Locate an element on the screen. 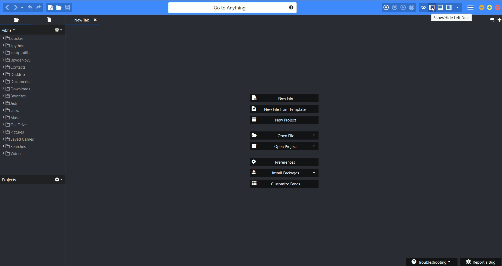 The height and width of the screenshot is (266, 502). new project is located at coordinates (285, 119).